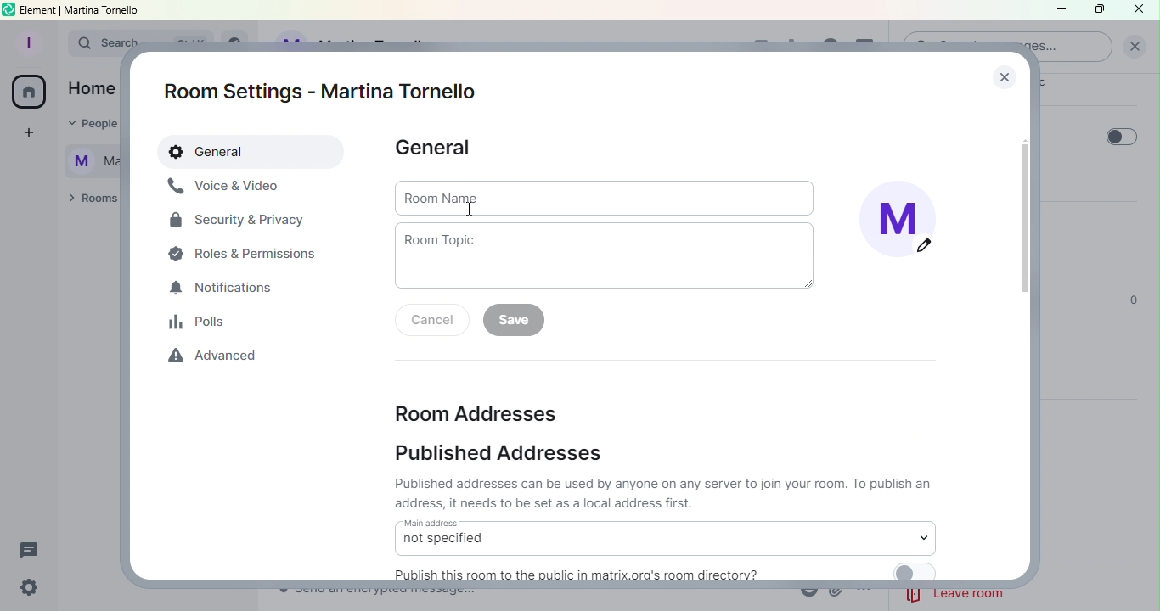 The height and width of the screenshot is (611, 1160). What do you see at coordinates (29, 94) in the screenshot?
I see `Home` at bounding box center [29, 94].